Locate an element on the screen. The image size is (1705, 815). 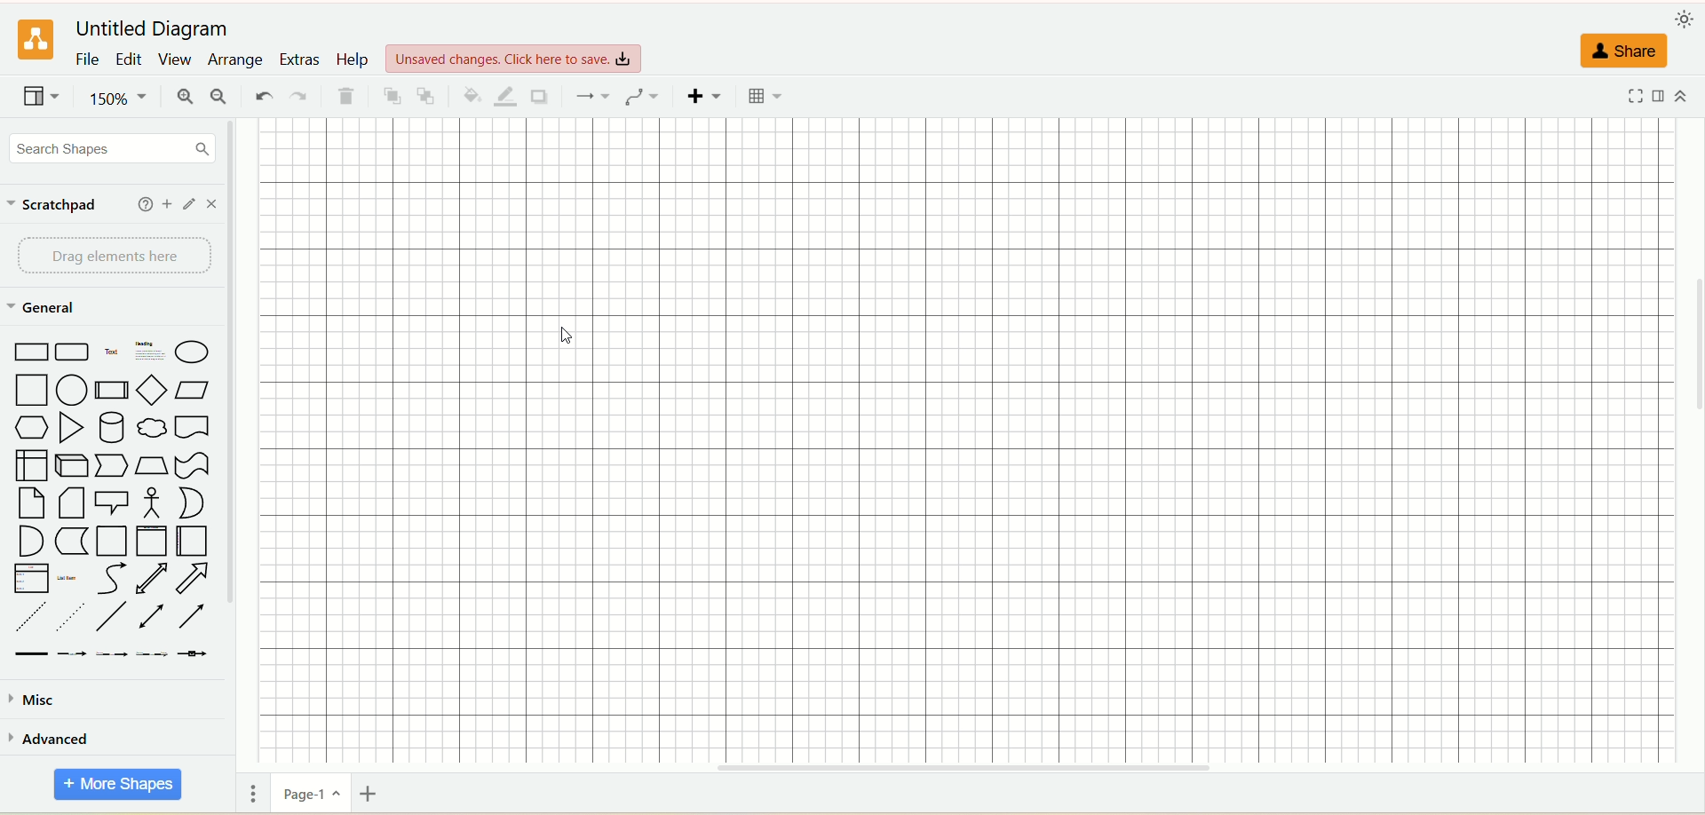
rounded rectangle is located at coordinates (75, 352).